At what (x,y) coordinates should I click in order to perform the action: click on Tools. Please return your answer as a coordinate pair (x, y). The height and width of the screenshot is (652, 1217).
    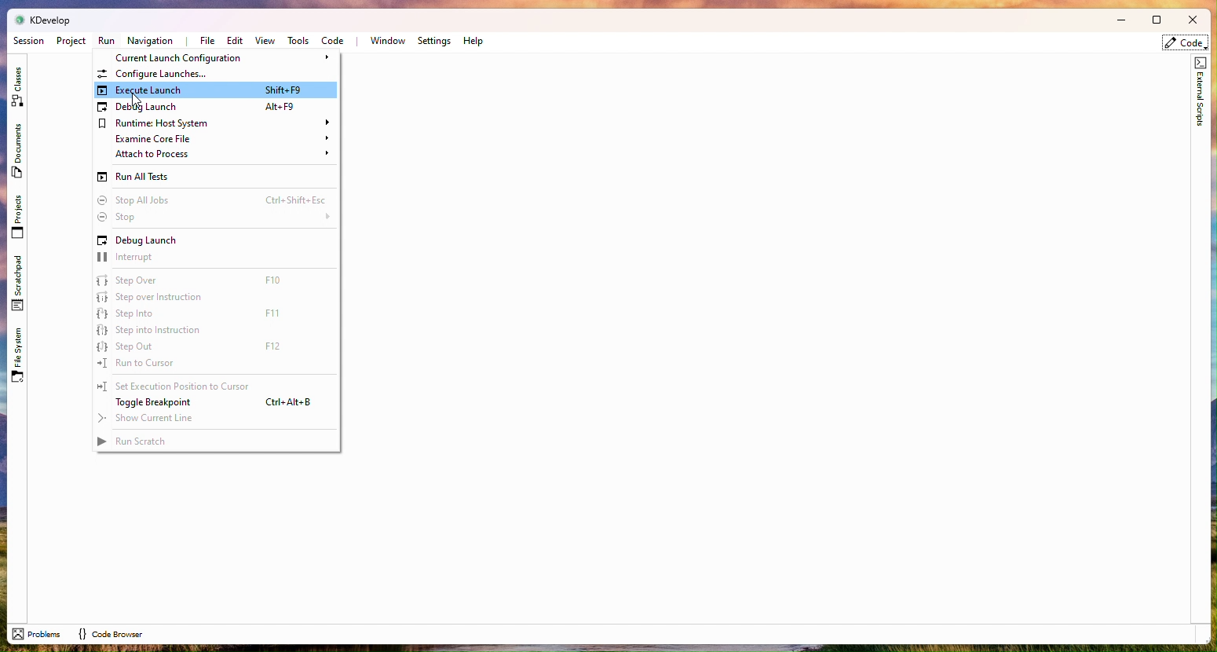
    Looking at the image, I should click on (298, 41).